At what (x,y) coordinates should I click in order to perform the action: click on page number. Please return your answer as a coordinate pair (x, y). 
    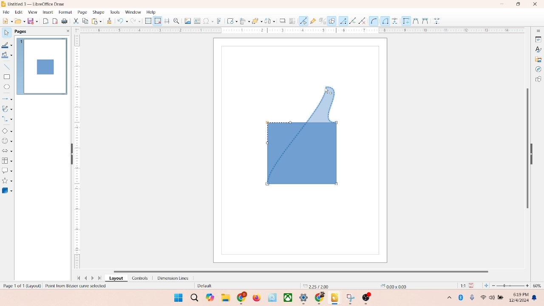
    Looking at the image, I should click on (21, 285).